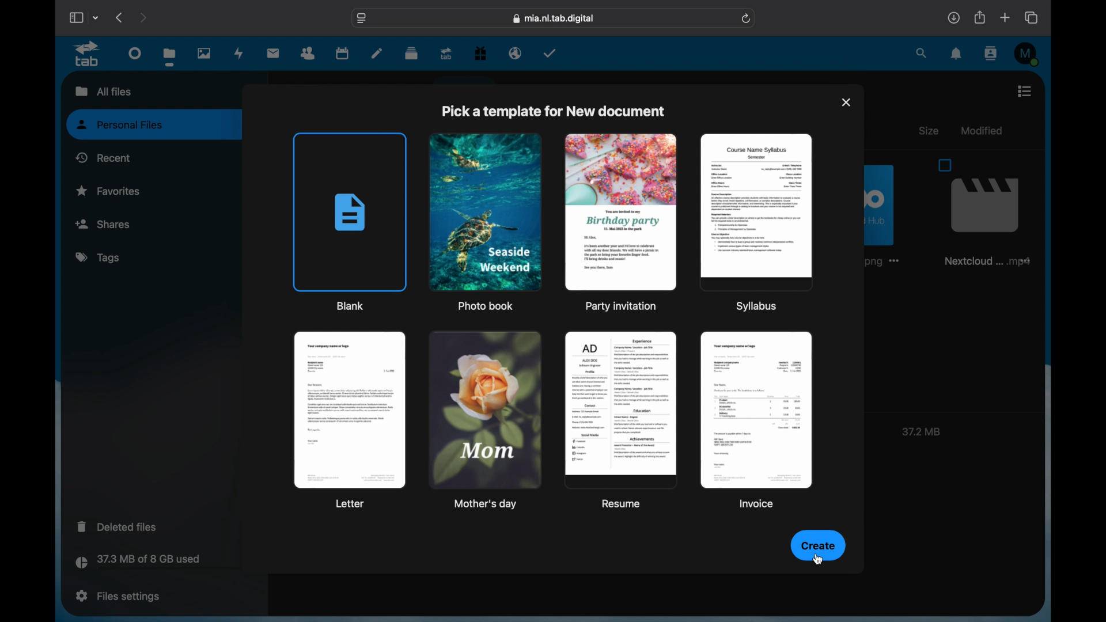 The height and width of the screenshot is (622, 1106). I want to click on syllabus, so click(757, 222).